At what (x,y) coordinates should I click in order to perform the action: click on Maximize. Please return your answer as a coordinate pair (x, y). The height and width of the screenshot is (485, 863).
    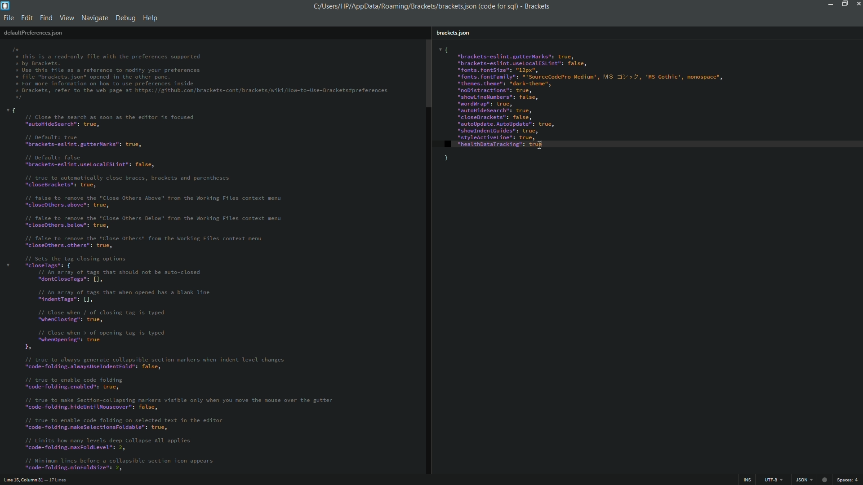
    Looking at the image, I should click on (844, 4).